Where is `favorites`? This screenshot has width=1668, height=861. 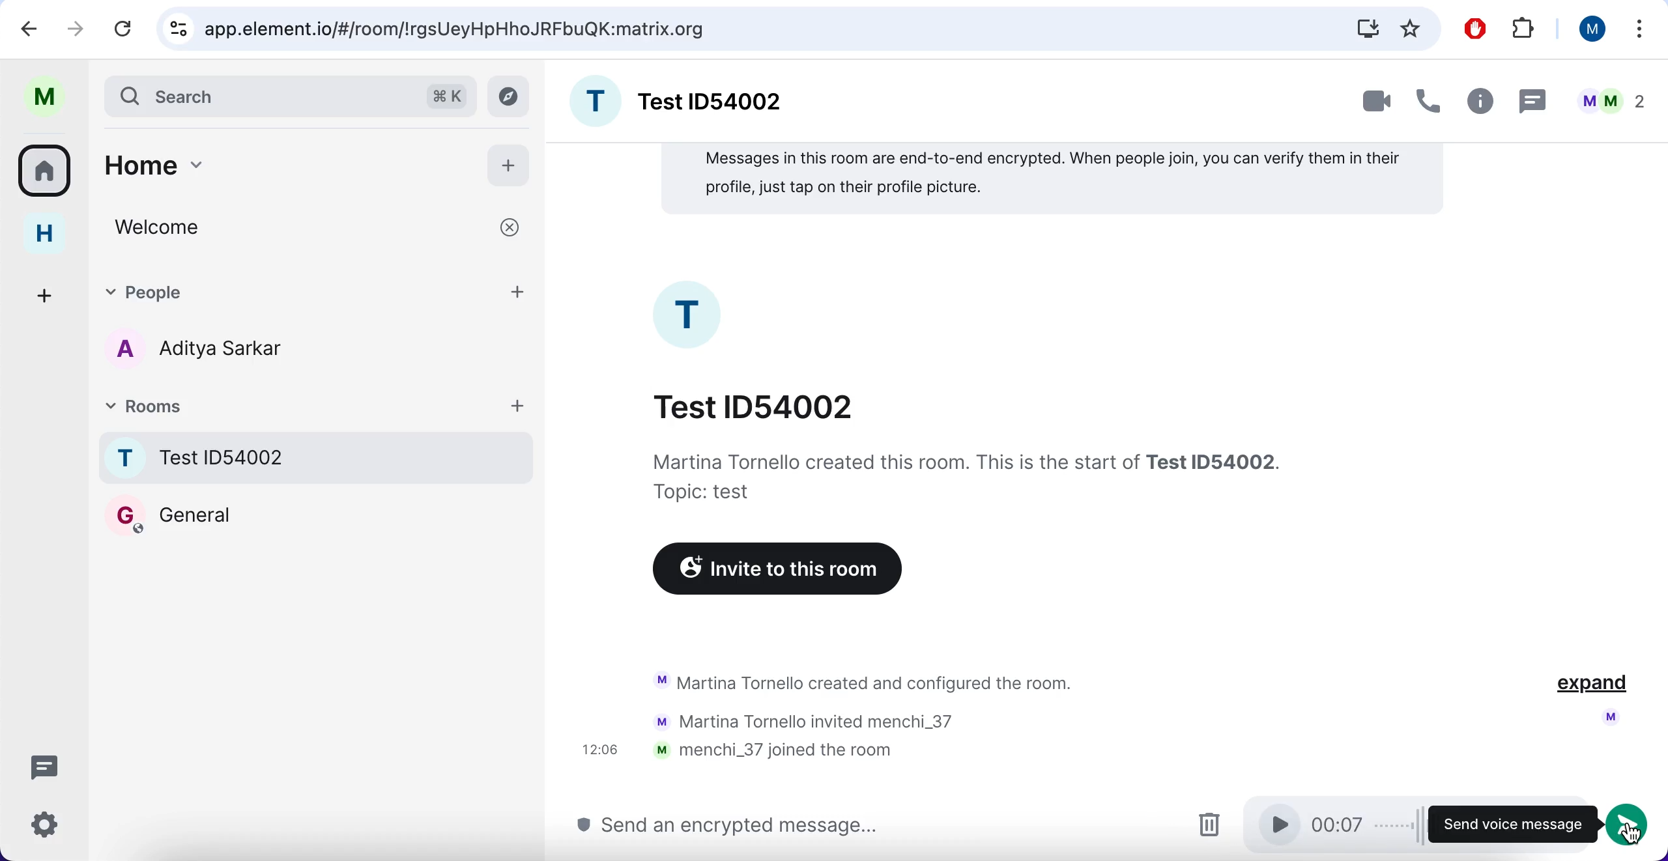 favorites is located at coordinates (1411, 28).